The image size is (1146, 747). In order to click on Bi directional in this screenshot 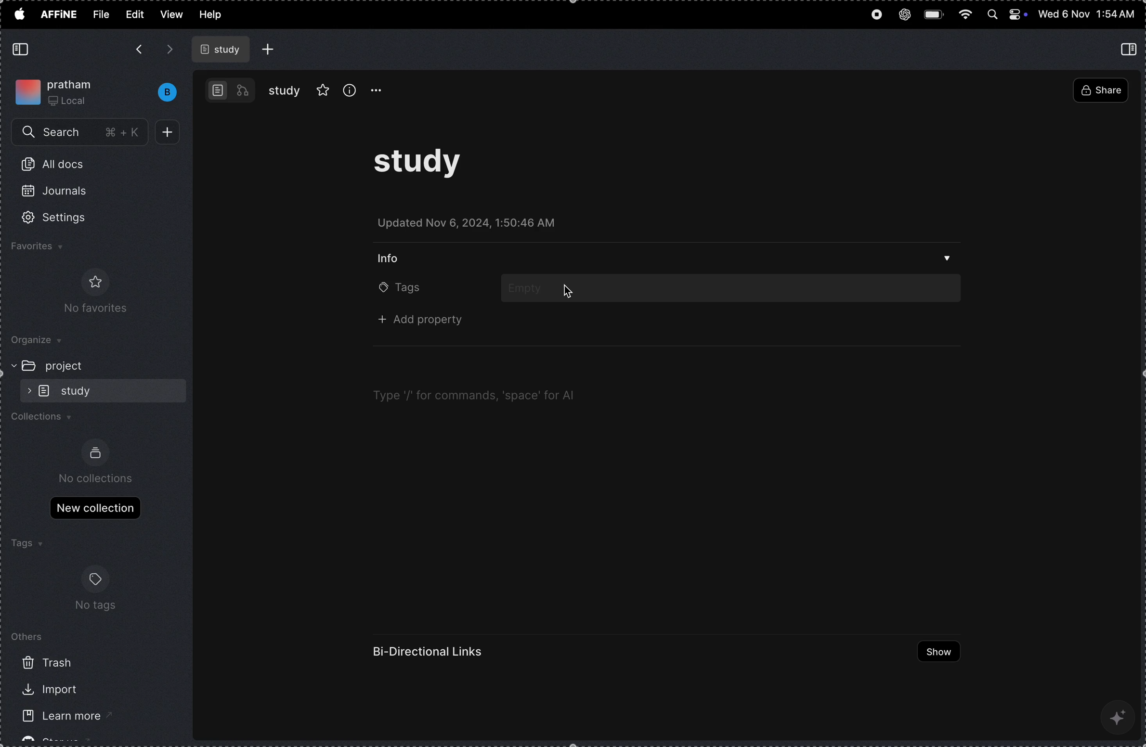, I will do `click(430, 652)`.